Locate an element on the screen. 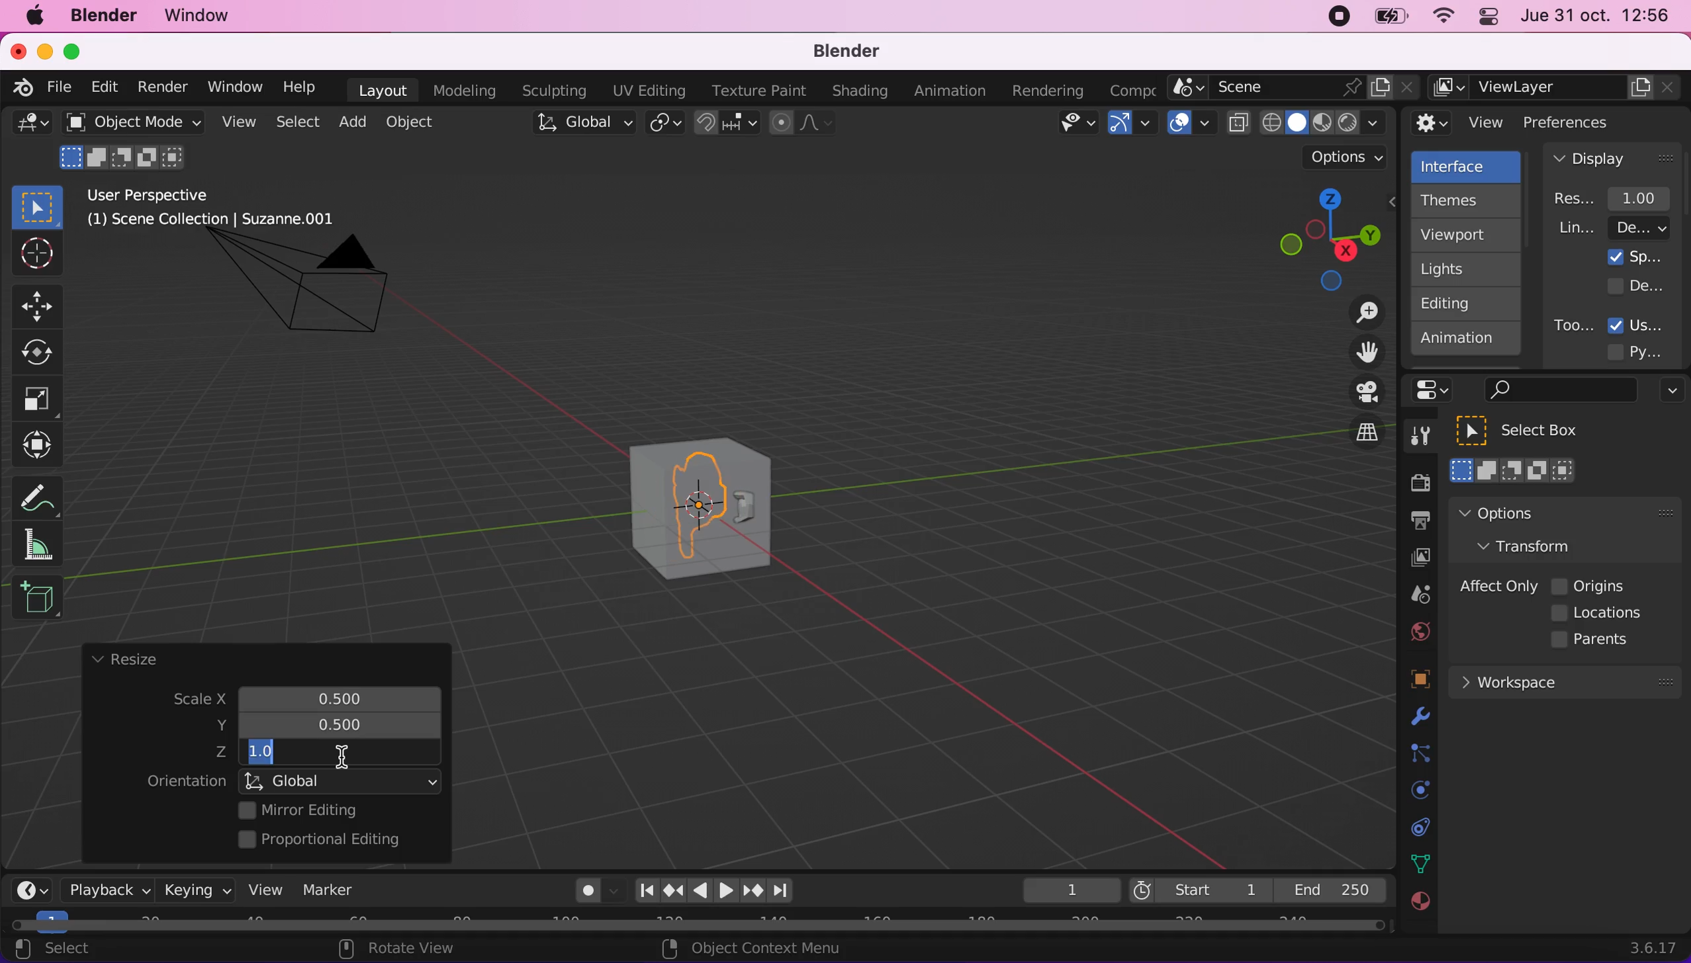 The height and width of the screenshot is (963, 1691). world is located at coordinates (1416, 630).